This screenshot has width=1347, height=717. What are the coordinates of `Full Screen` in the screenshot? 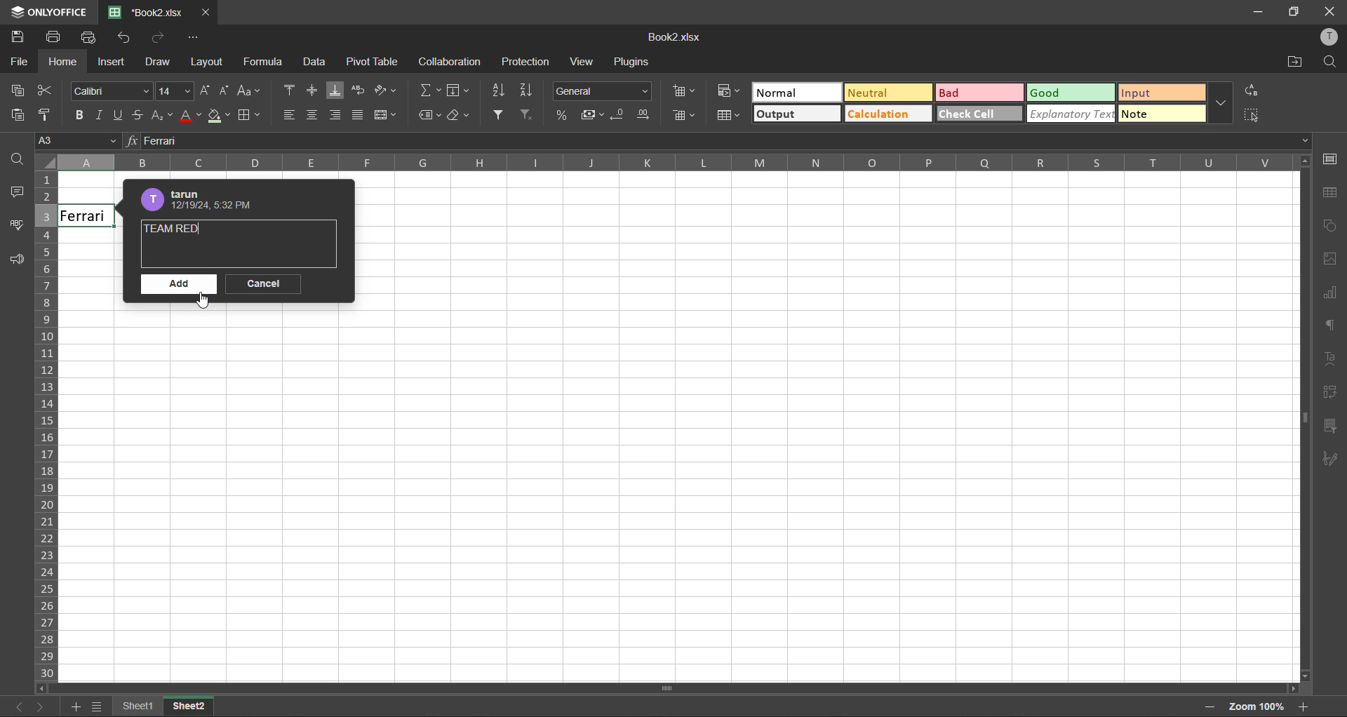 It's located at (1295, 13).